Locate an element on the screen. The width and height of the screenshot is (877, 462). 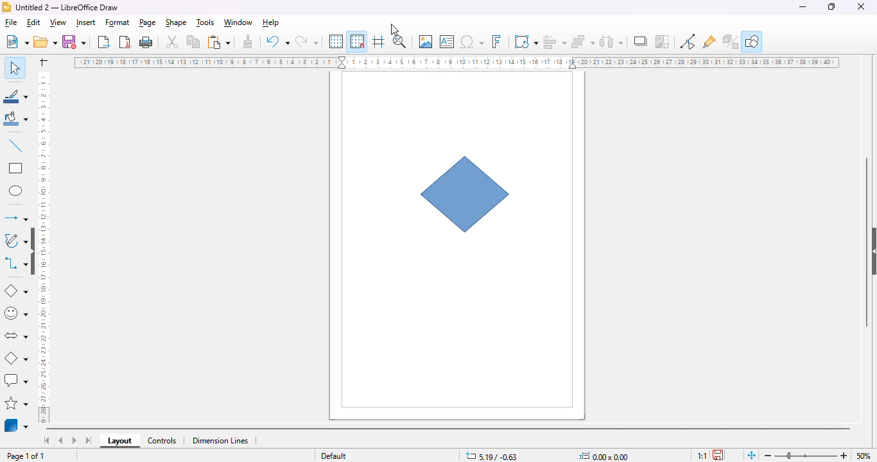
show draw functions is located at coordinates (752, 41).